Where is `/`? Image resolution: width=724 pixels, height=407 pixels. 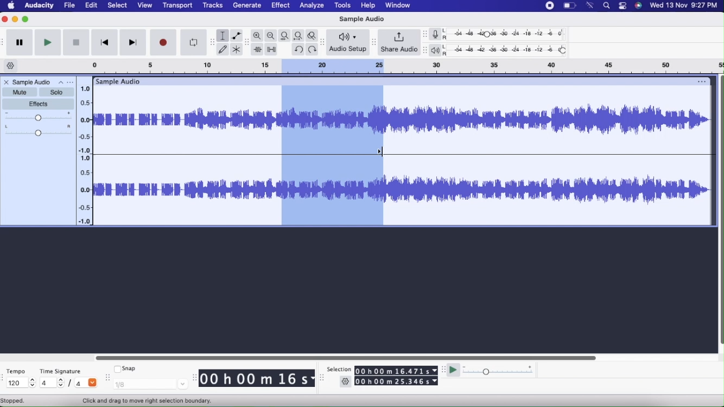
/ is located at coordinates (72, 385).